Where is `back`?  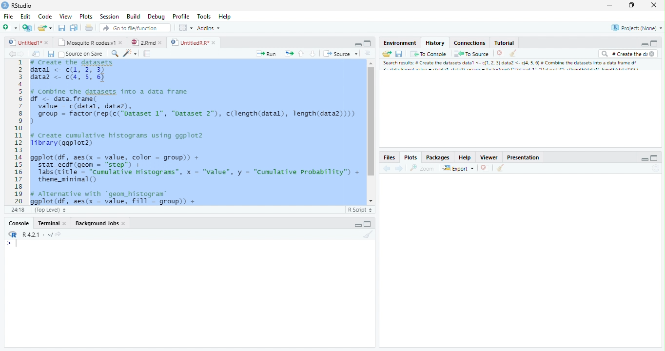
back is located at coordinates (387, 169).